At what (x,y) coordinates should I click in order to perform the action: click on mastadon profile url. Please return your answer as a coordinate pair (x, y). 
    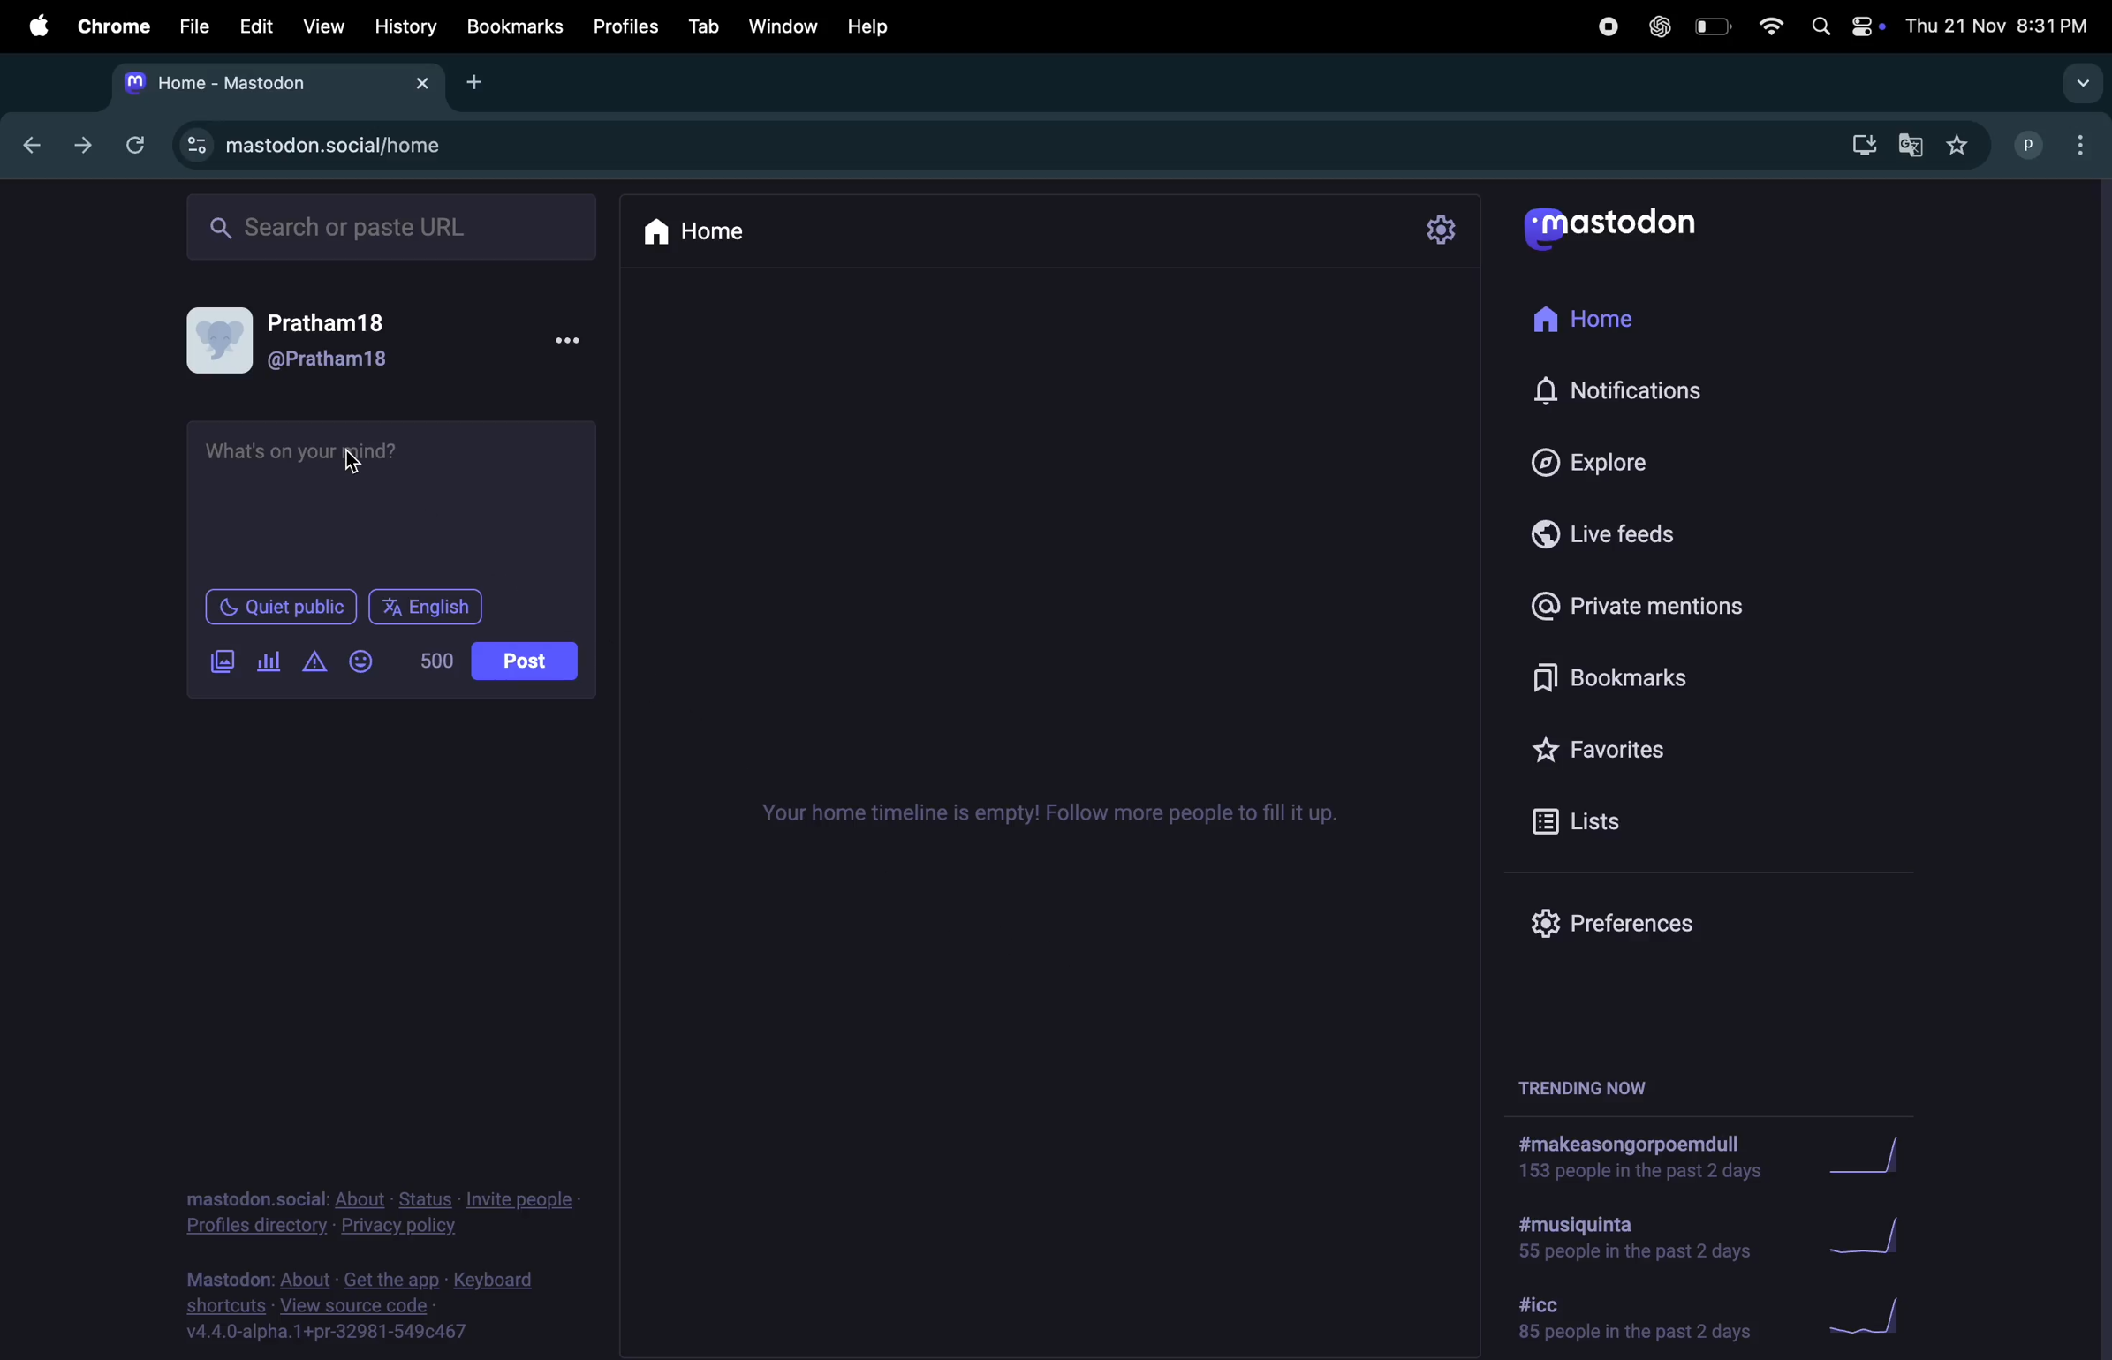
    Looking at the image, I should click on (328, 147).